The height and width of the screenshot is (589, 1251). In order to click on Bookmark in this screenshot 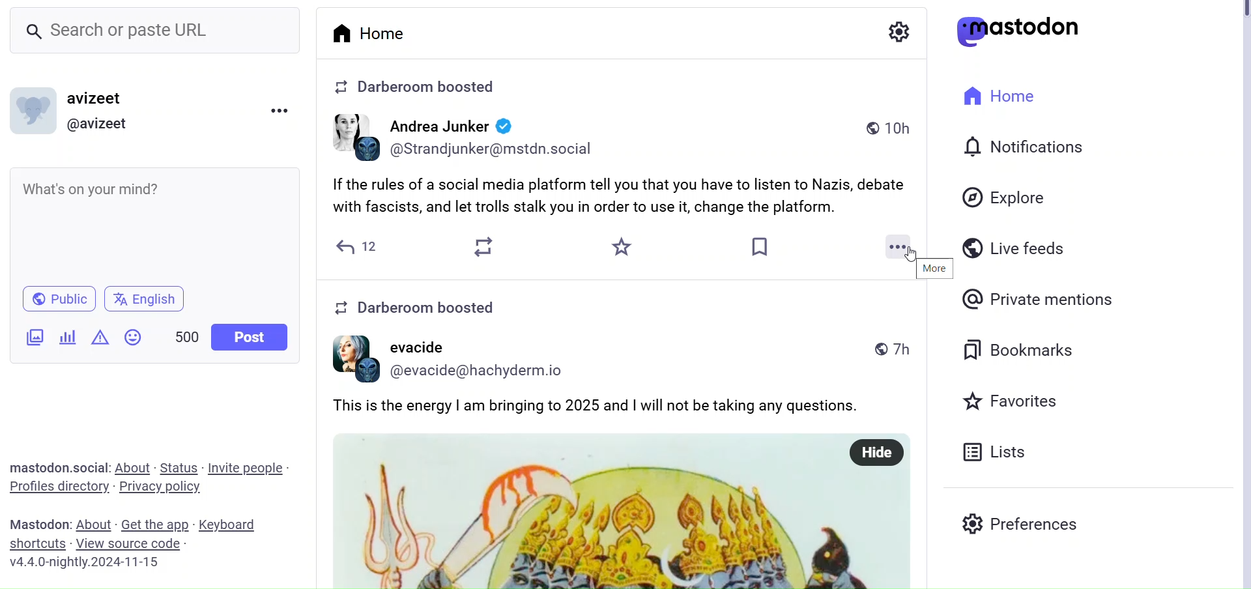, I will do `click(763, 245)`.